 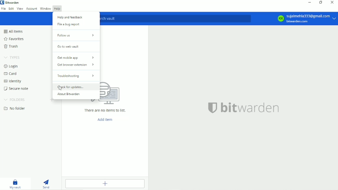 I want to click on Add item, so click(x=106, y=184).